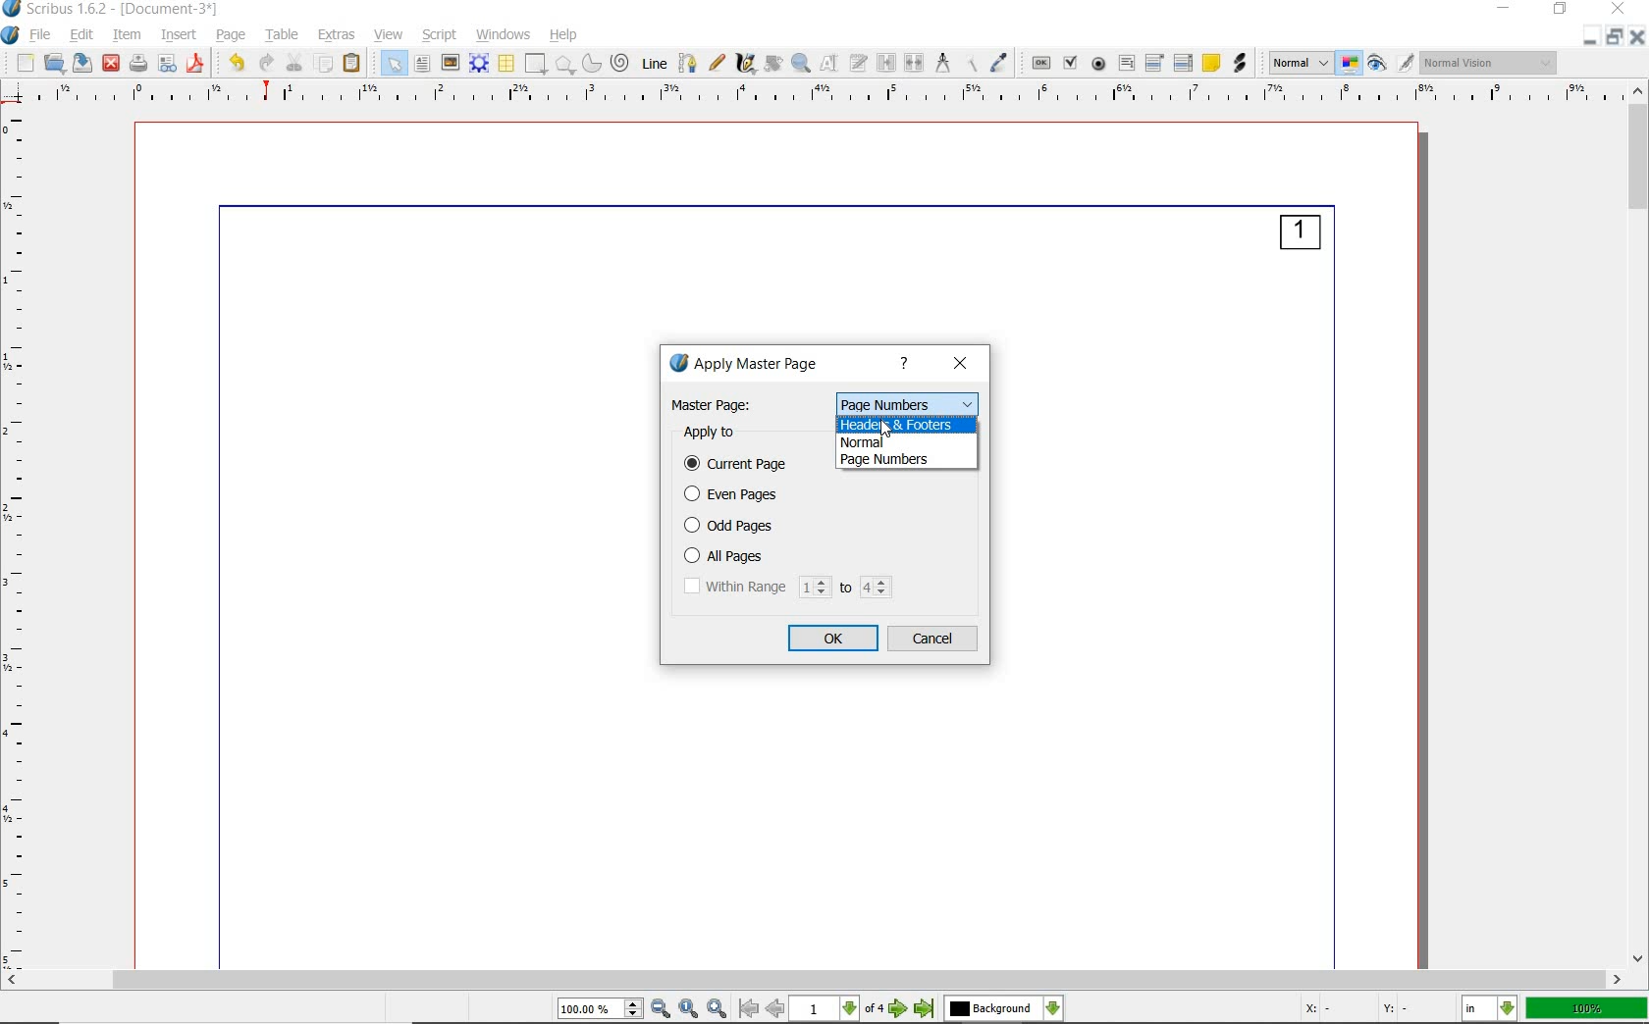  I want to click on zoom out, so click(662, 1009).